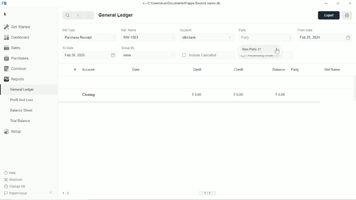 The height and width of the screenshot is (200, 356). What do you see at coordinates (51, 193) in the screenshot?
I see `Hide sidebar` at bounding box center [51, 193].